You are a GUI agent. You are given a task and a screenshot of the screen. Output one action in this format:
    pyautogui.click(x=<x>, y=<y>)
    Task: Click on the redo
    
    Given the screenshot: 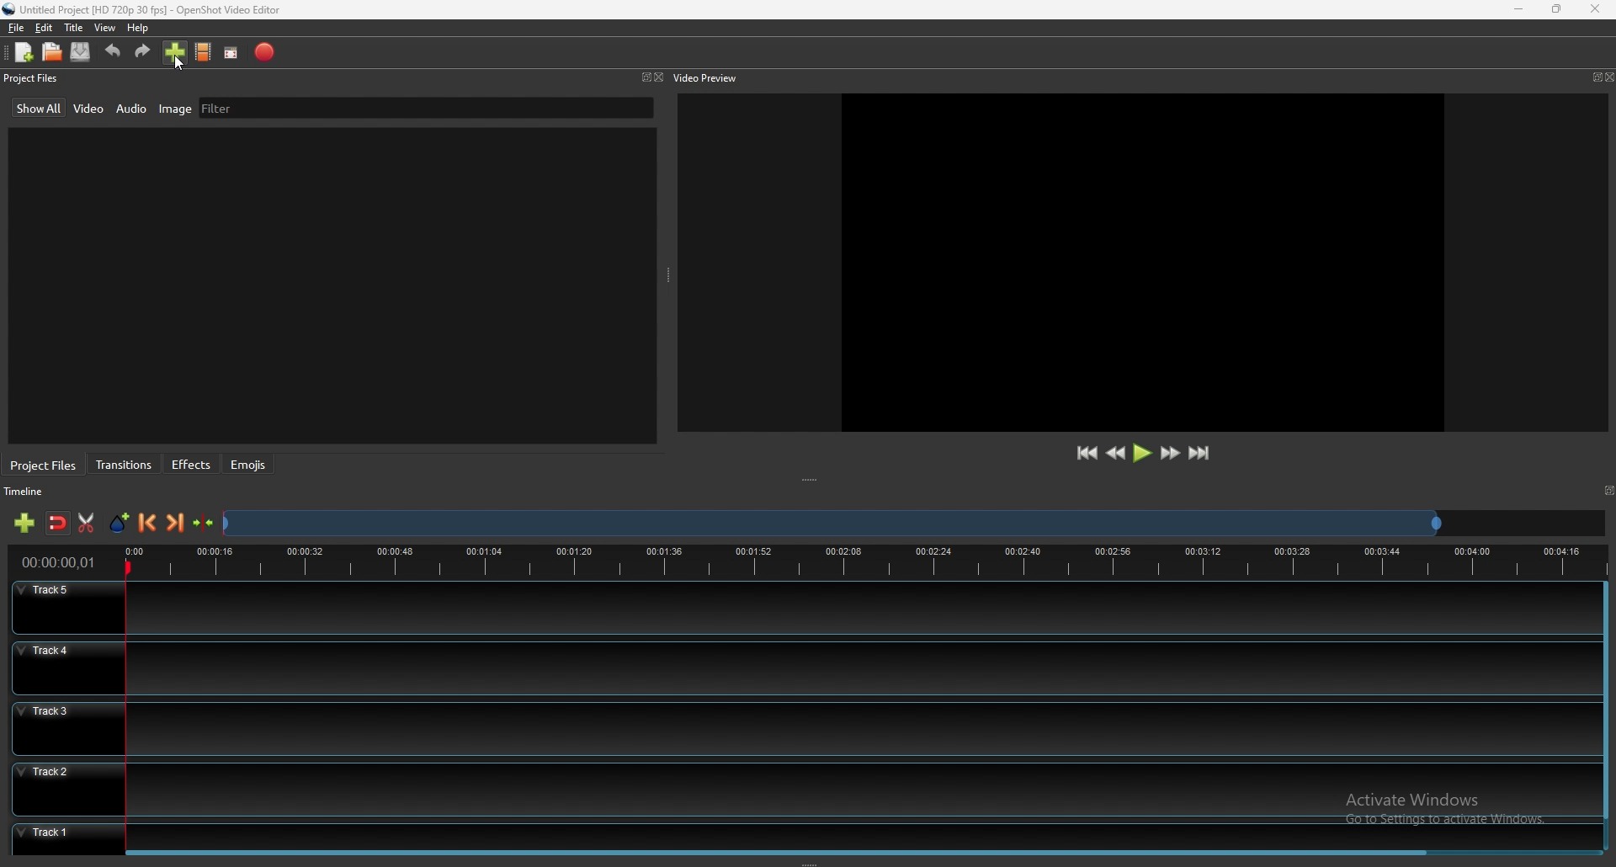 What is the action you would take?
    pyautogui.click(x=142, y=51)
    